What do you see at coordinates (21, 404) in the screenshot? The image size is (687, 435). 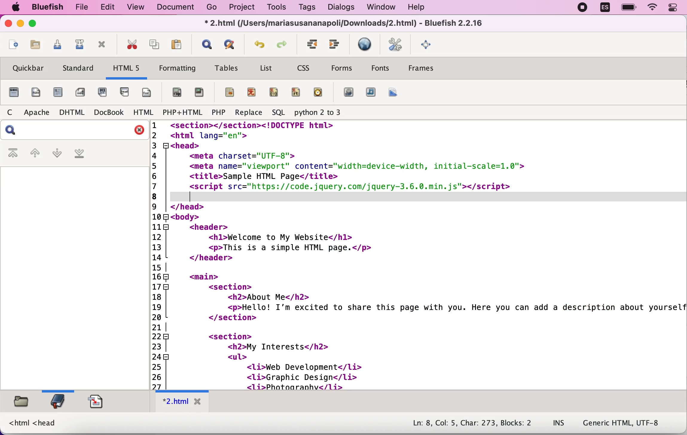 I see `filebrowser` at bounding box center [21, 404].